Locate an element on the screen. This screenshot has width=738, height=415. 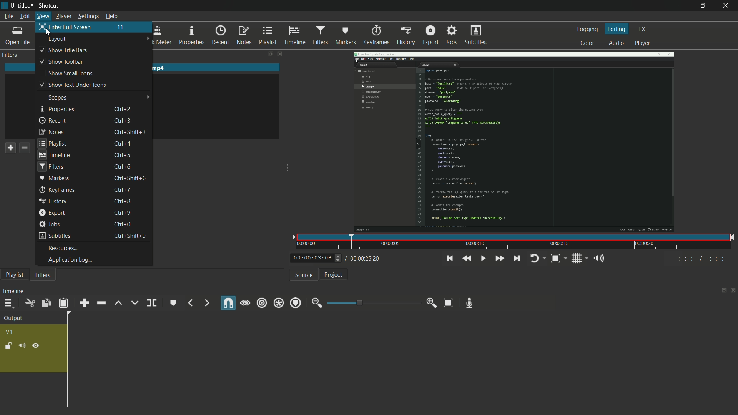
quickly play forward is located at coordinates (500, 259).